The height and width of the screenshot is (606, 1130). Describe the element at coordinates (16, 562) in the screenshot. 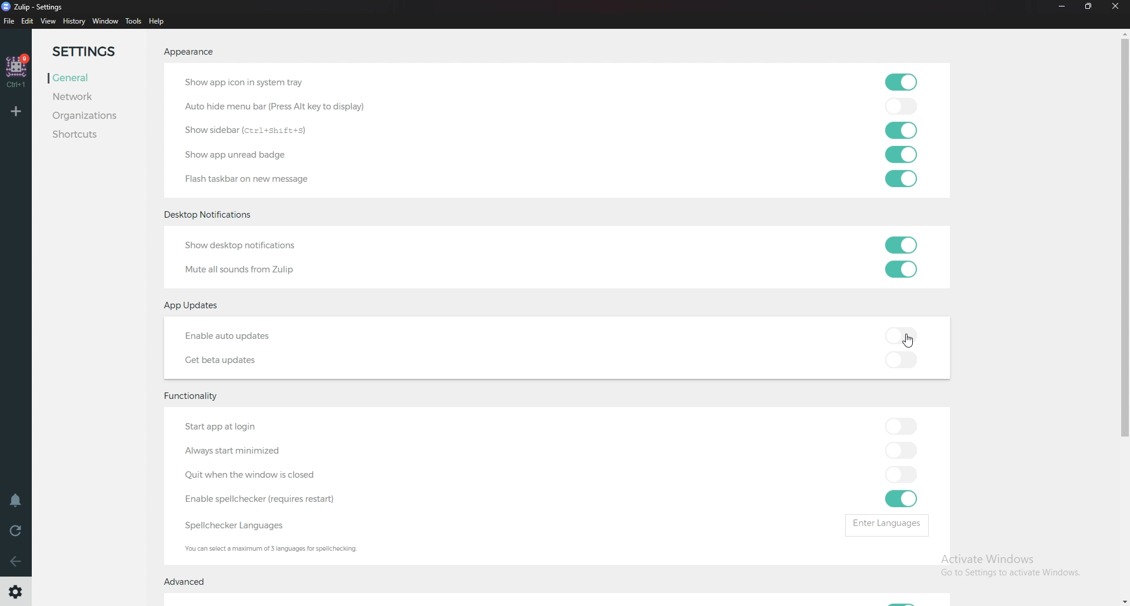

I see `back` at that location.